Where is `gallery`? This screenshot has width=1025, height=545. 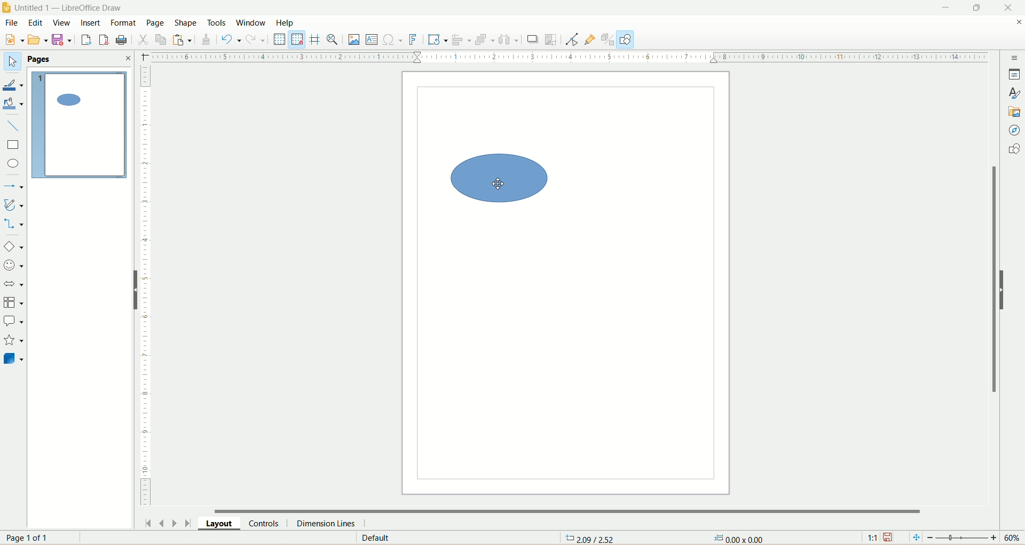 gallery is located at coordinates (1015, 113).